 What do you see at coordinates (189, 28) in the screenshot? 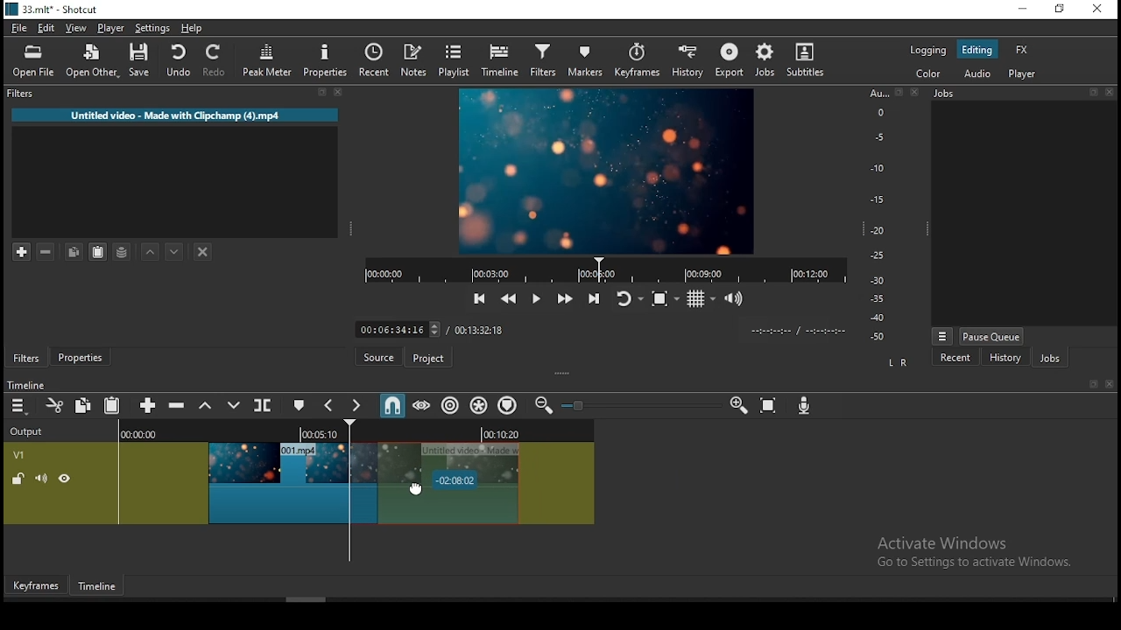
I see `help` at bounding box center [189, 28].